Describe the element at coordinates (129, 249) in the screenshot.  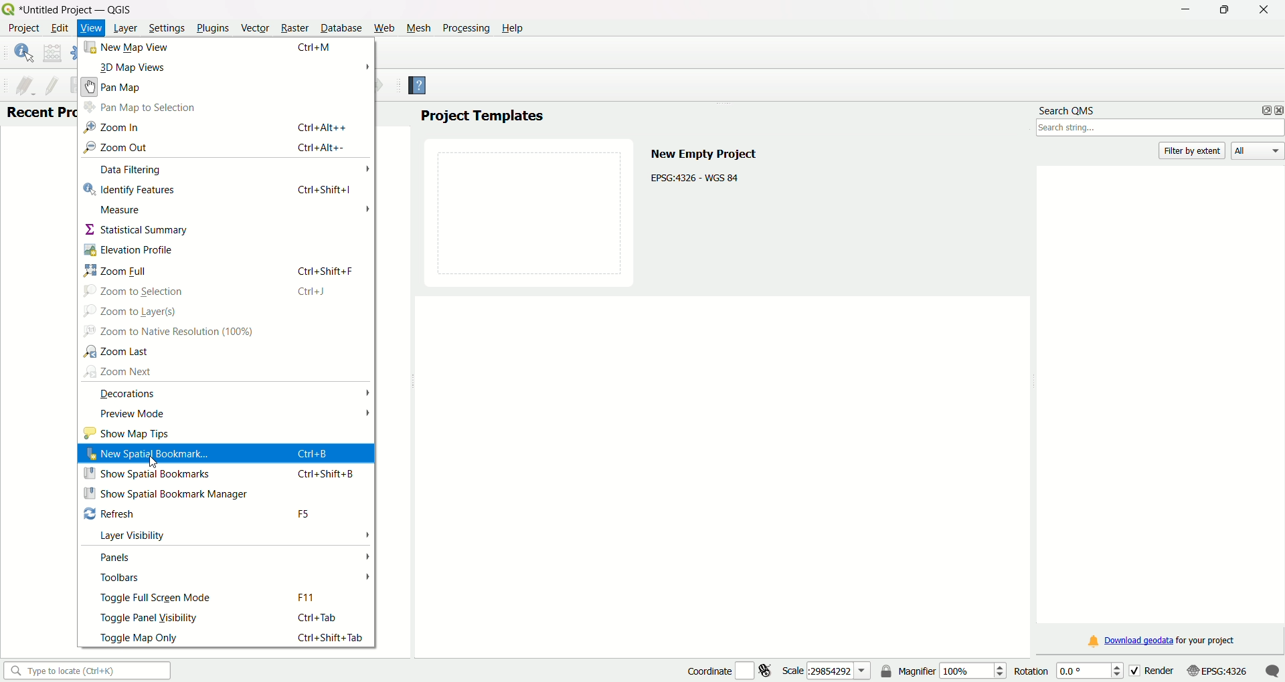
I see `elevation profile` at that location.